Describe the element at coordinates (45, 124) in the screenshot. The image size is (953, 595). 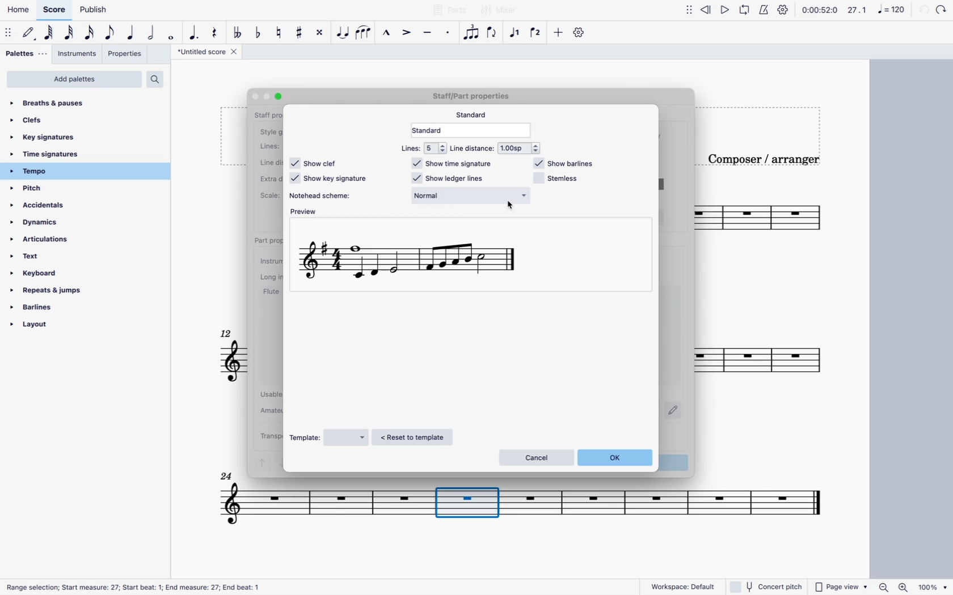
I see `clefs` at that location.